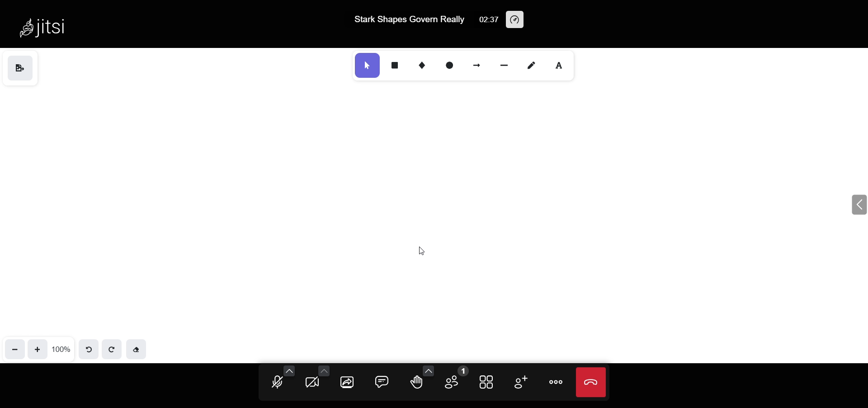 The height and width of the screenshot is (408, 868). What do you see at coordinates (277, 383) in the screenshot?
I see `microphone` at bounding box center [277, 383].